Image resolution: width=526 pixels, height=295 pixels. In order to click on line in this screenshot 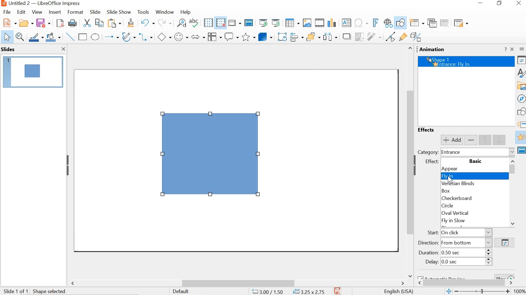, I will do `click(69, 37)`.